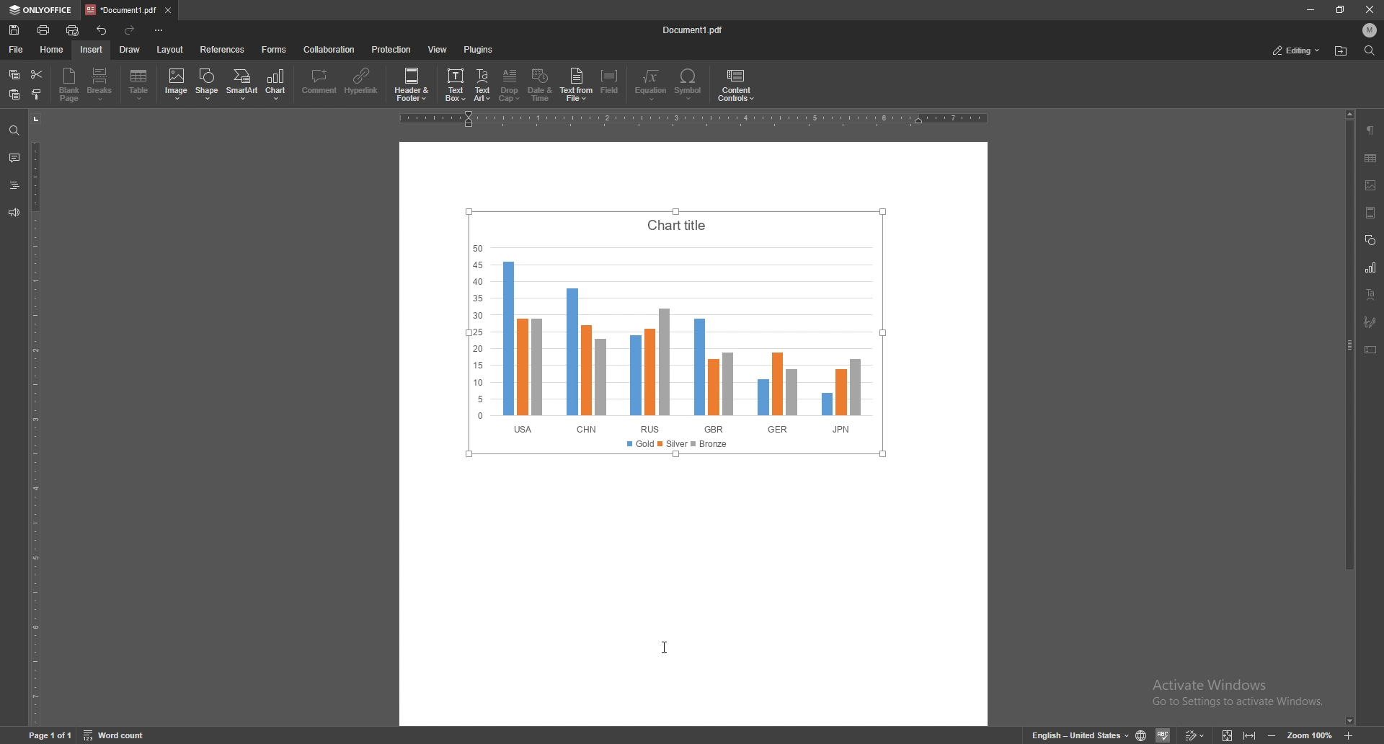 The width and height of the screenshot is (1384, 744). I want to click on chart, so click(275, 84).